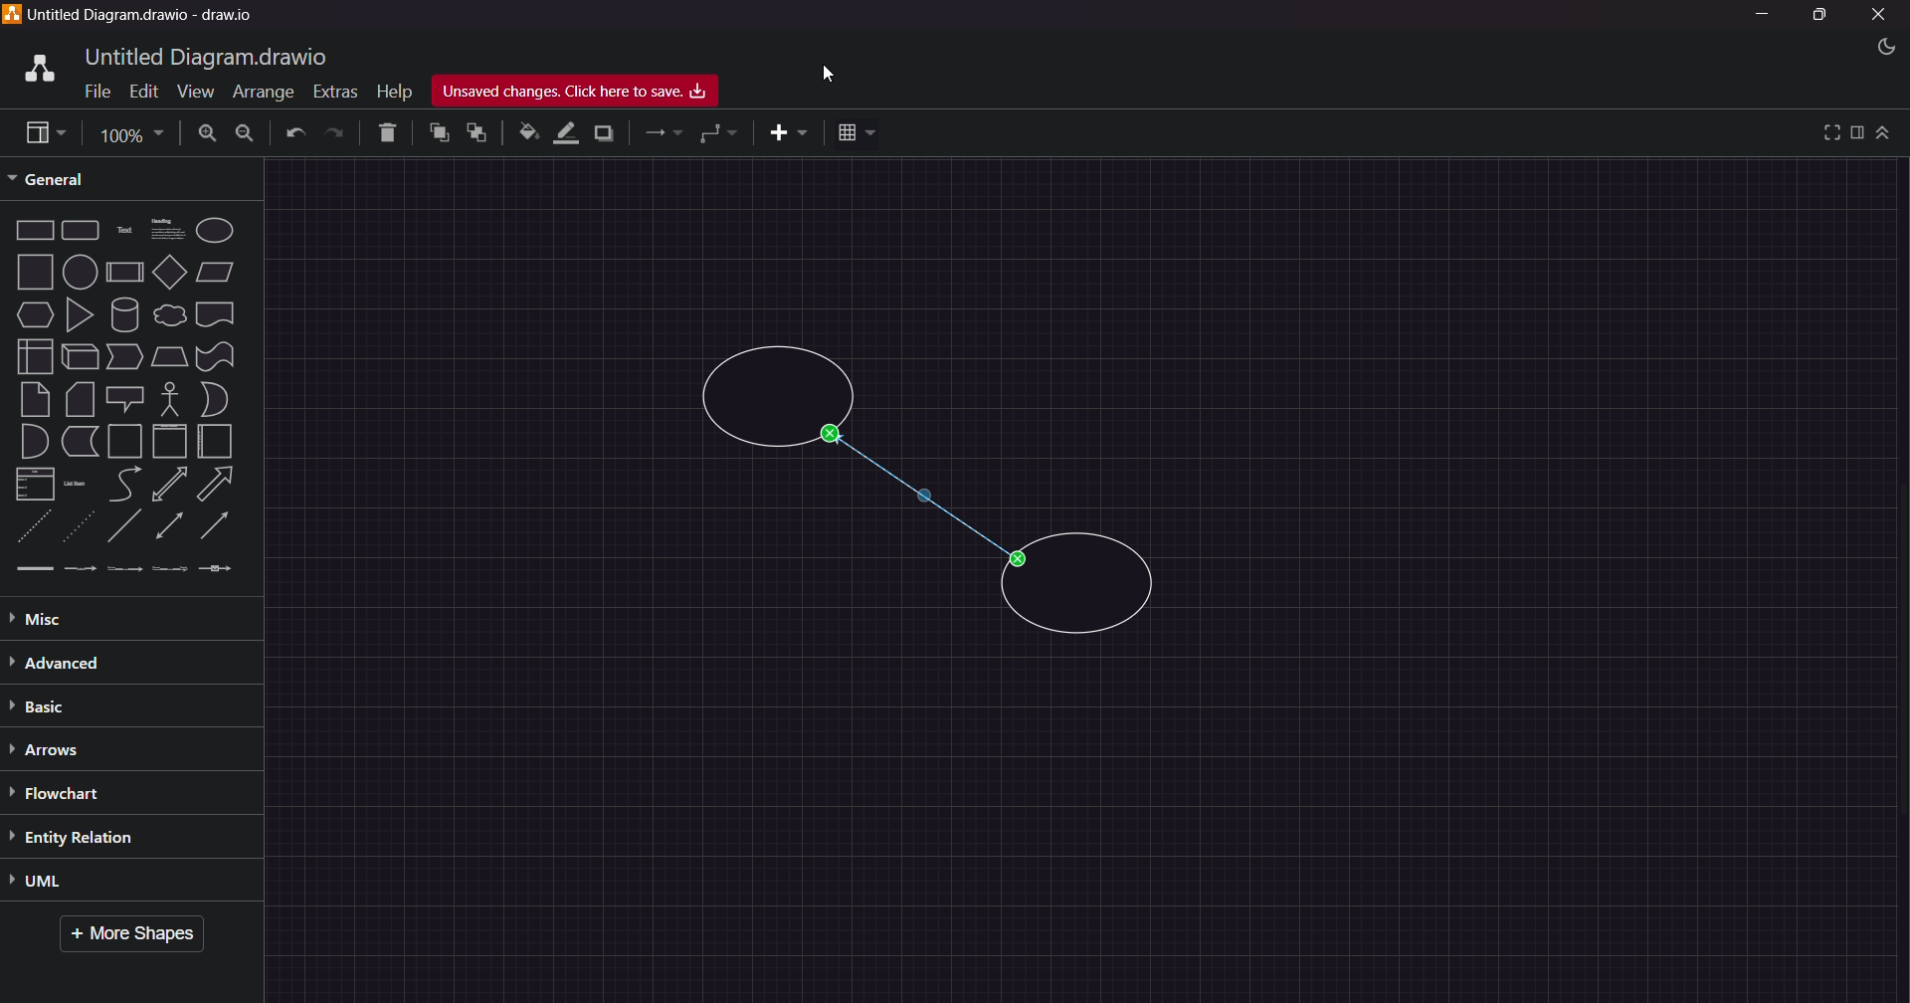 Image resolution: width=1910 pixels, height=1003 pixels. I want to click on Entity Relation, so click(98, 837).